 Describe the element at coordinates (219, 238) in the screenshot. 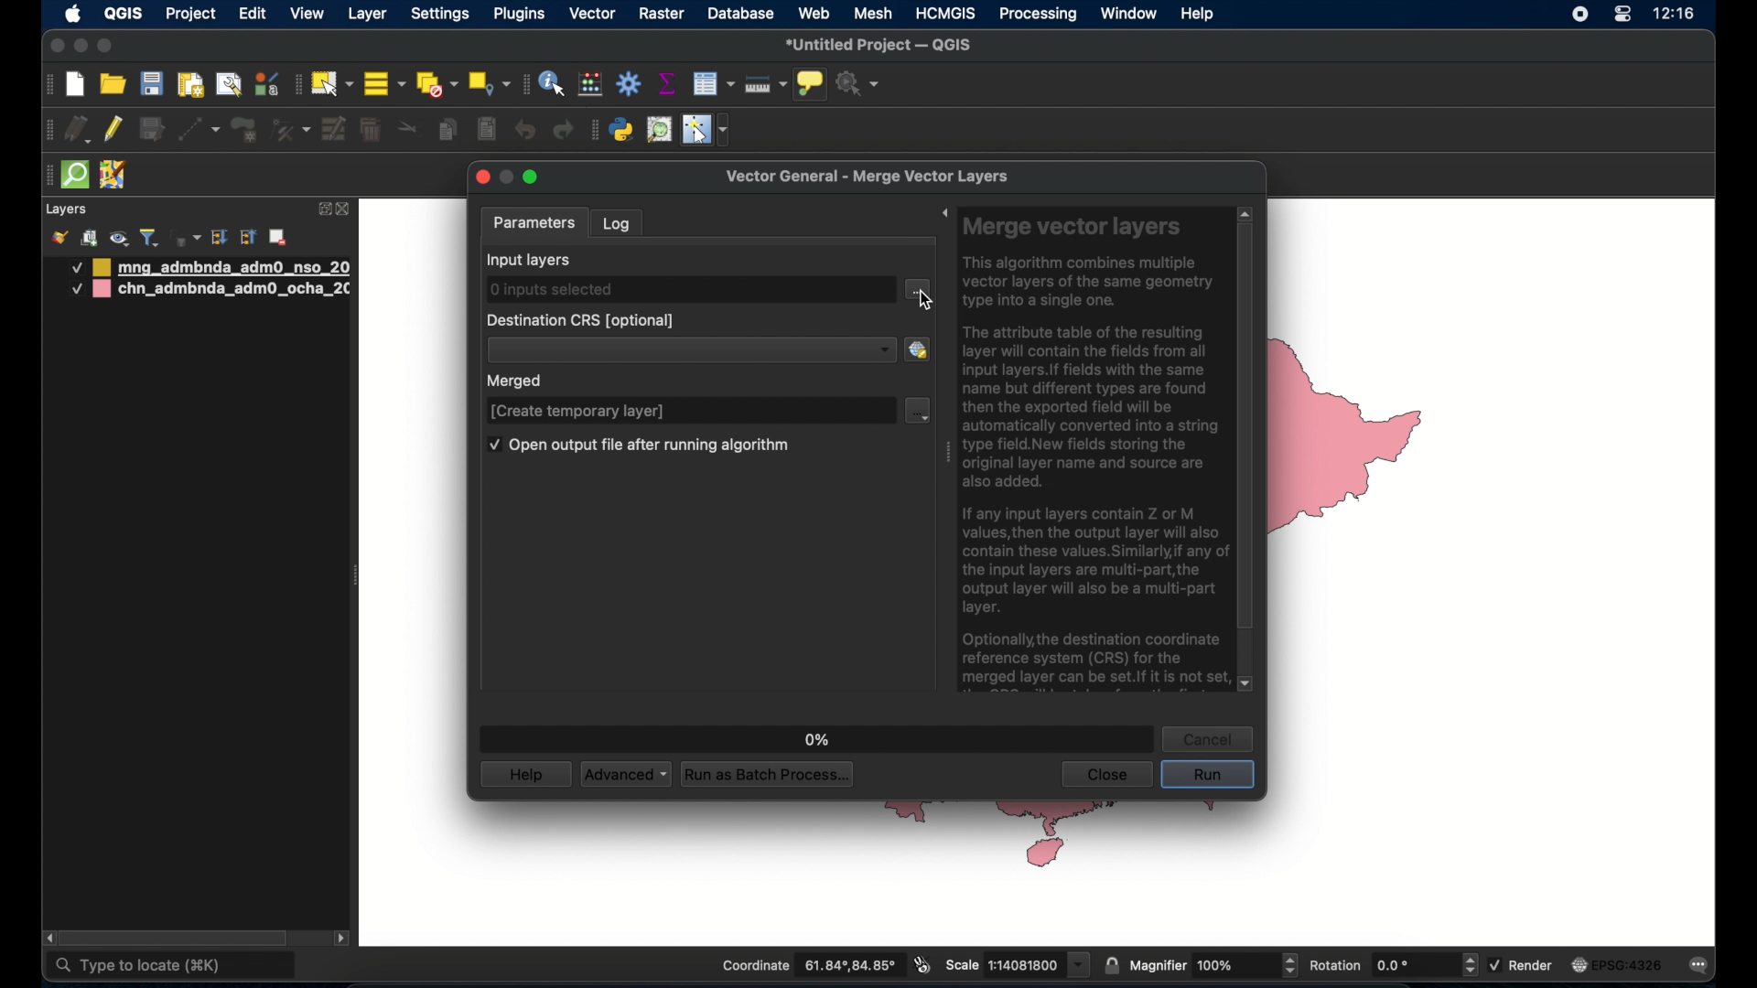

I see `expand all` at that location.